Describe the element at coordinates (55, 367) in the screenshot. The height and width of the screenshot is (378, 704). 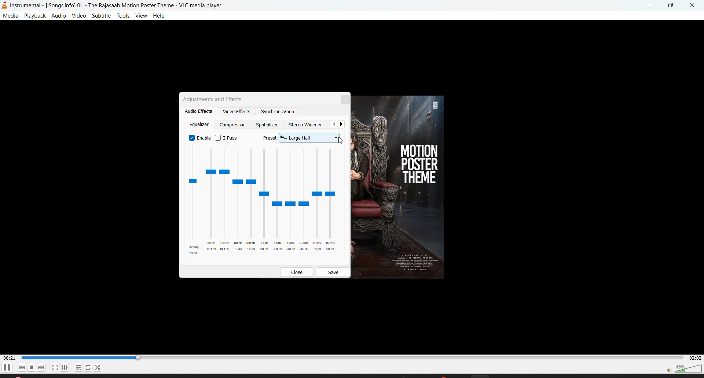
I see `fullscreen` at that location.